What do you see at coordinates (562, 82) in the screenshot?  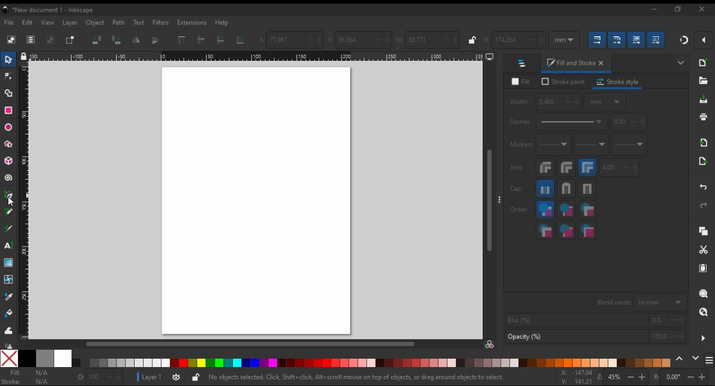 I see `stroke paint` at bounding box center [562, 82].